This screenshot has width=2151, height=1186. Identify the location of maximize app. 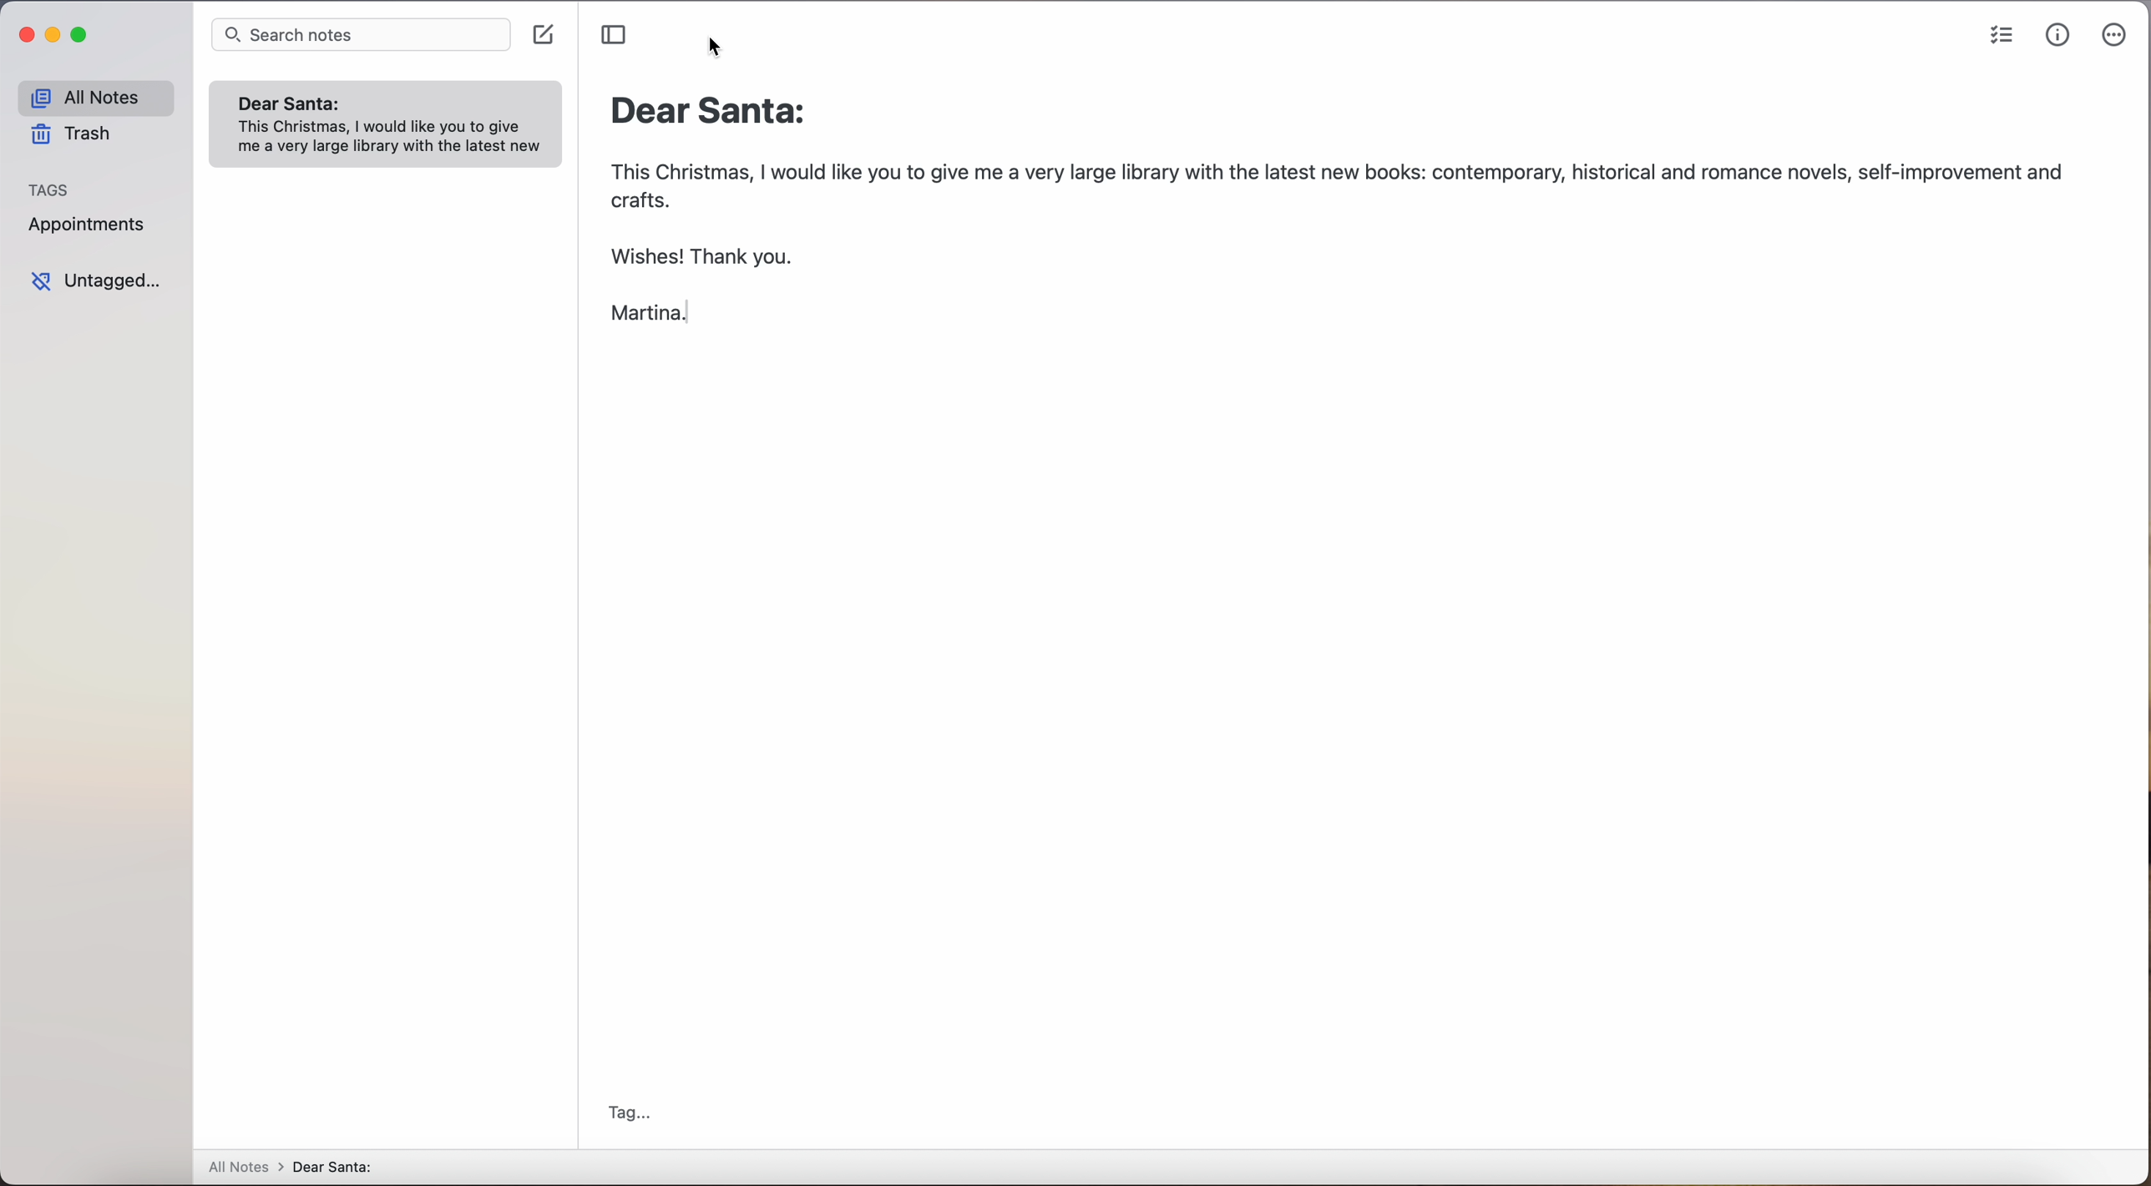
(82, 33).